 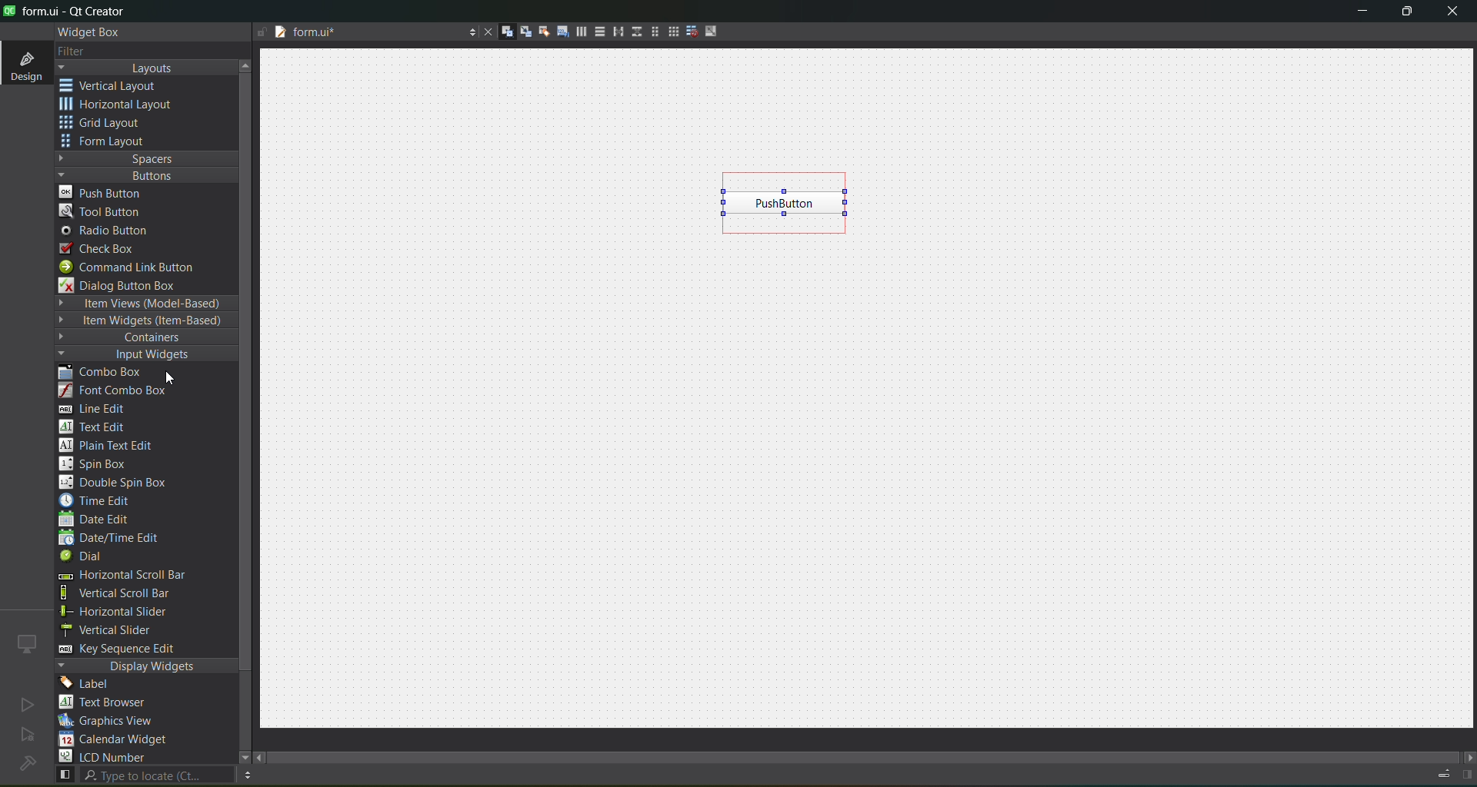 What do you see at coordinates (27, 704) in the screenshot?
I see `no active project` at bounding box center [27, 704].